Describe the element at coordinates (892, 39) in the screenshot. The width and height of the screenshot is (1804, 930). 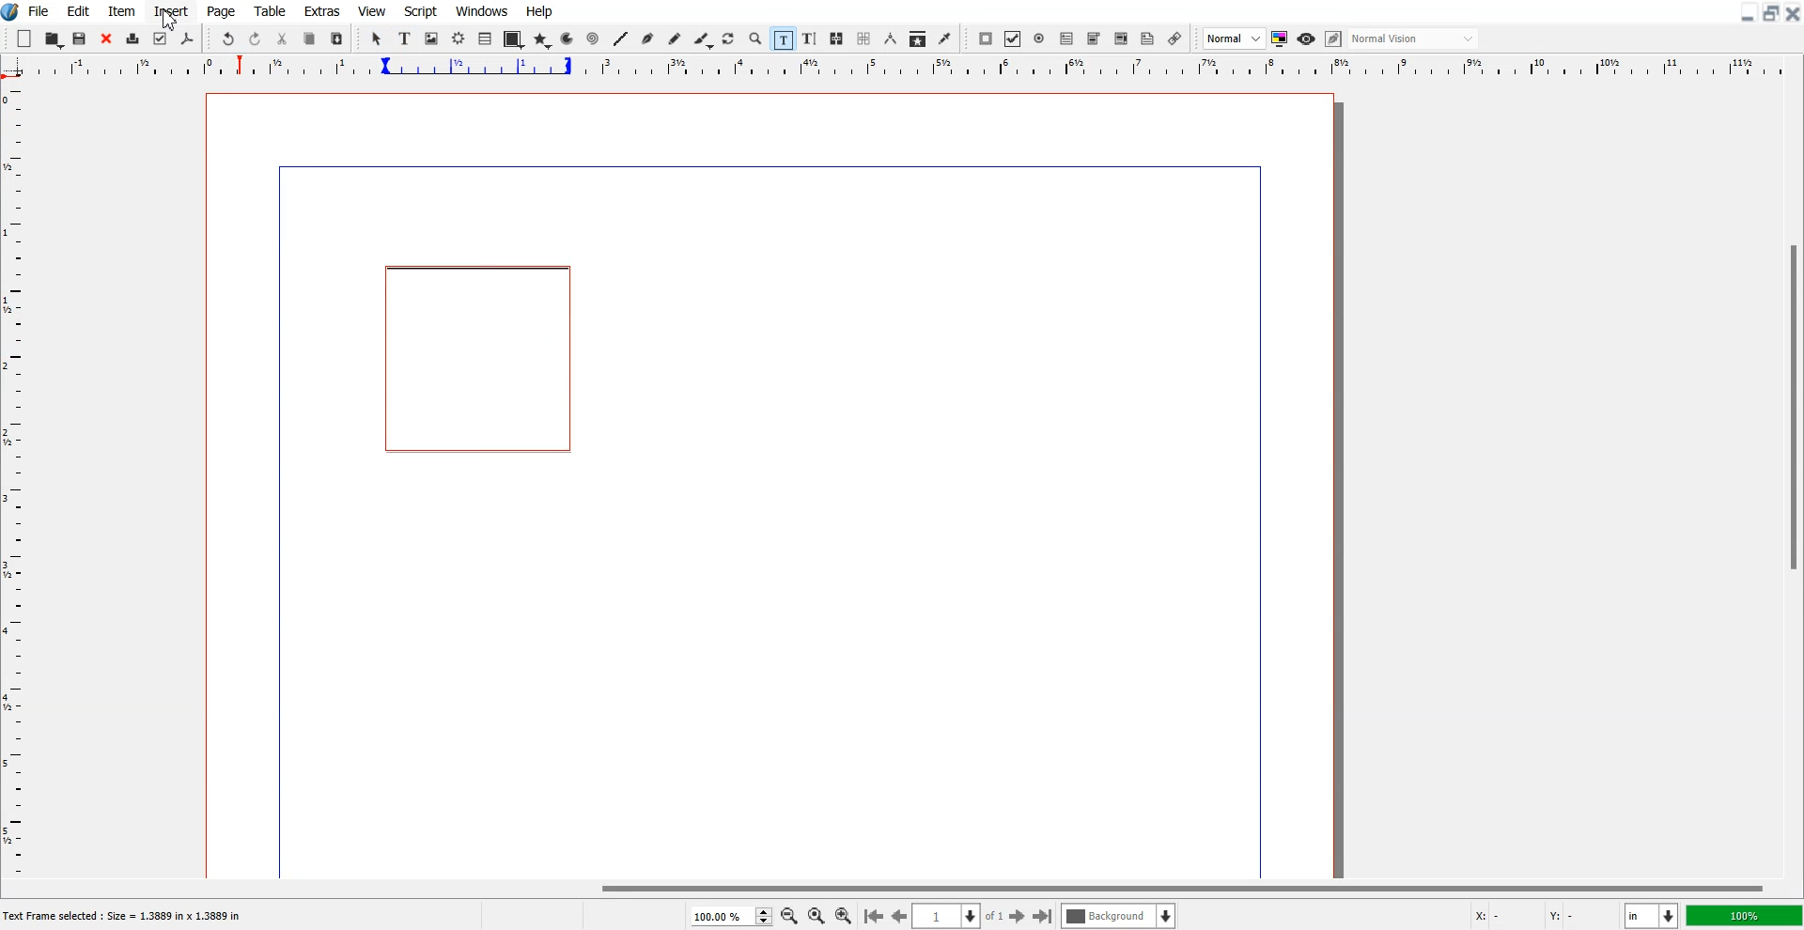
I see `Measurements` at that location.